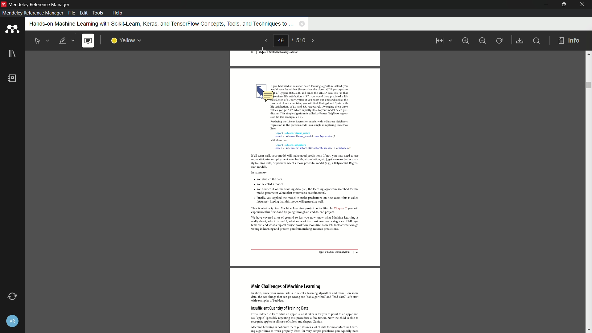 This screenshot has height=333, width=592. Describe the element at coordinates (13, 79) in the screenshot. I see `book` at that location.